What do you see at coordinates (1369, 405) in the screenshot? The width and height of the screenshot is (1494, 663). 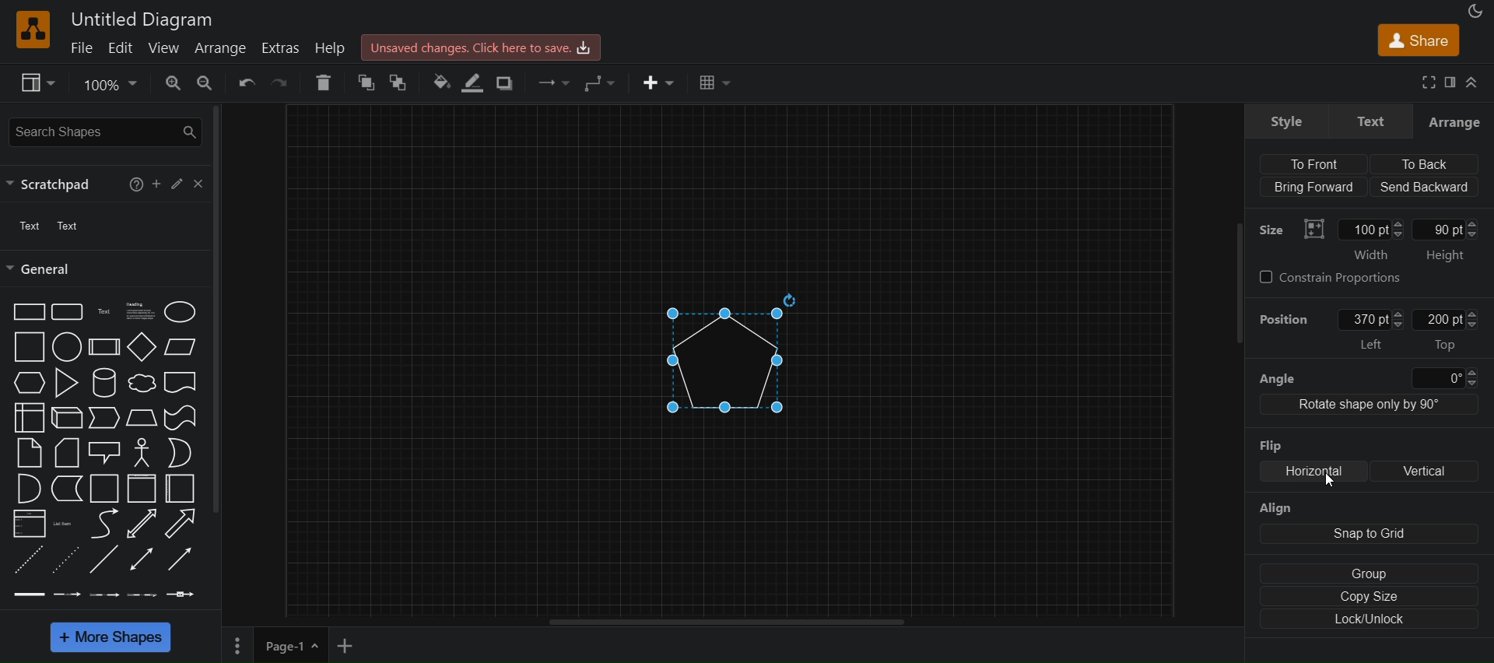 I see `Rotate shape only by 90 degree` at bounding box center [1369, 405].